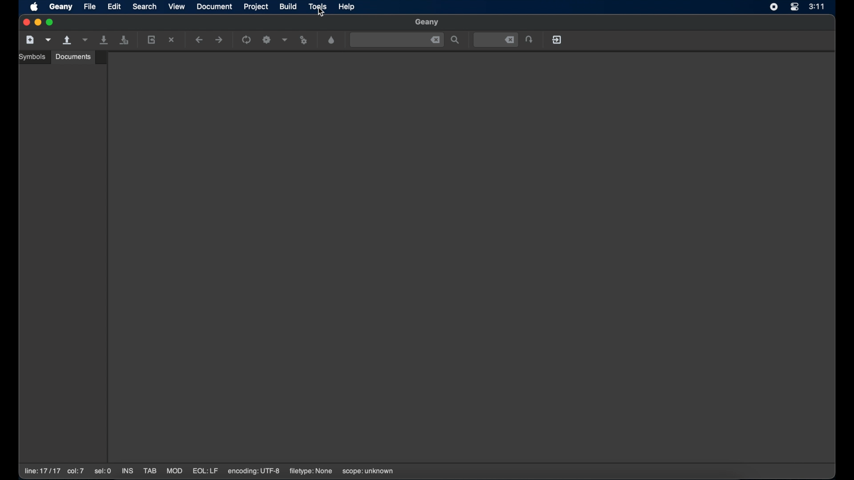 This screenshot has width=854, height=480. What do you see at coordinates (73, 56) in the screenshot?
I see `documents` at bounding box center [73, 56].